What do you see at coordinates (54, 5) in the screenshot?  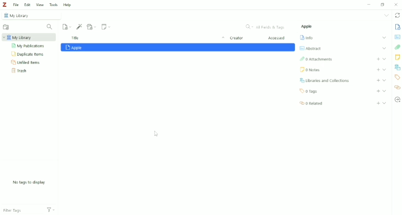 I see `Tools` at bounding box center [54, 5].